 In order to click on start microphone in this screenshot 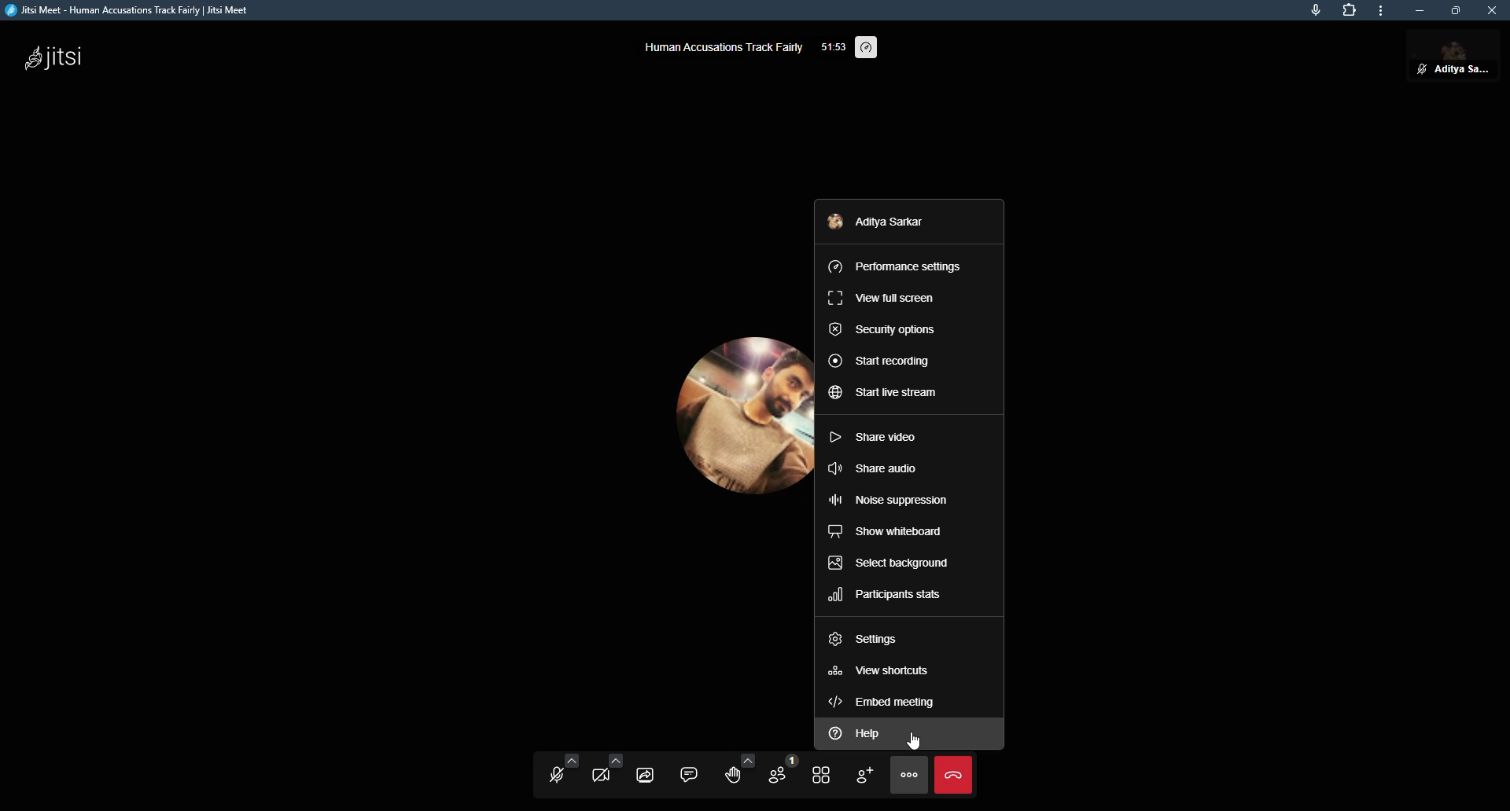, I will do `click(554, 776)`.